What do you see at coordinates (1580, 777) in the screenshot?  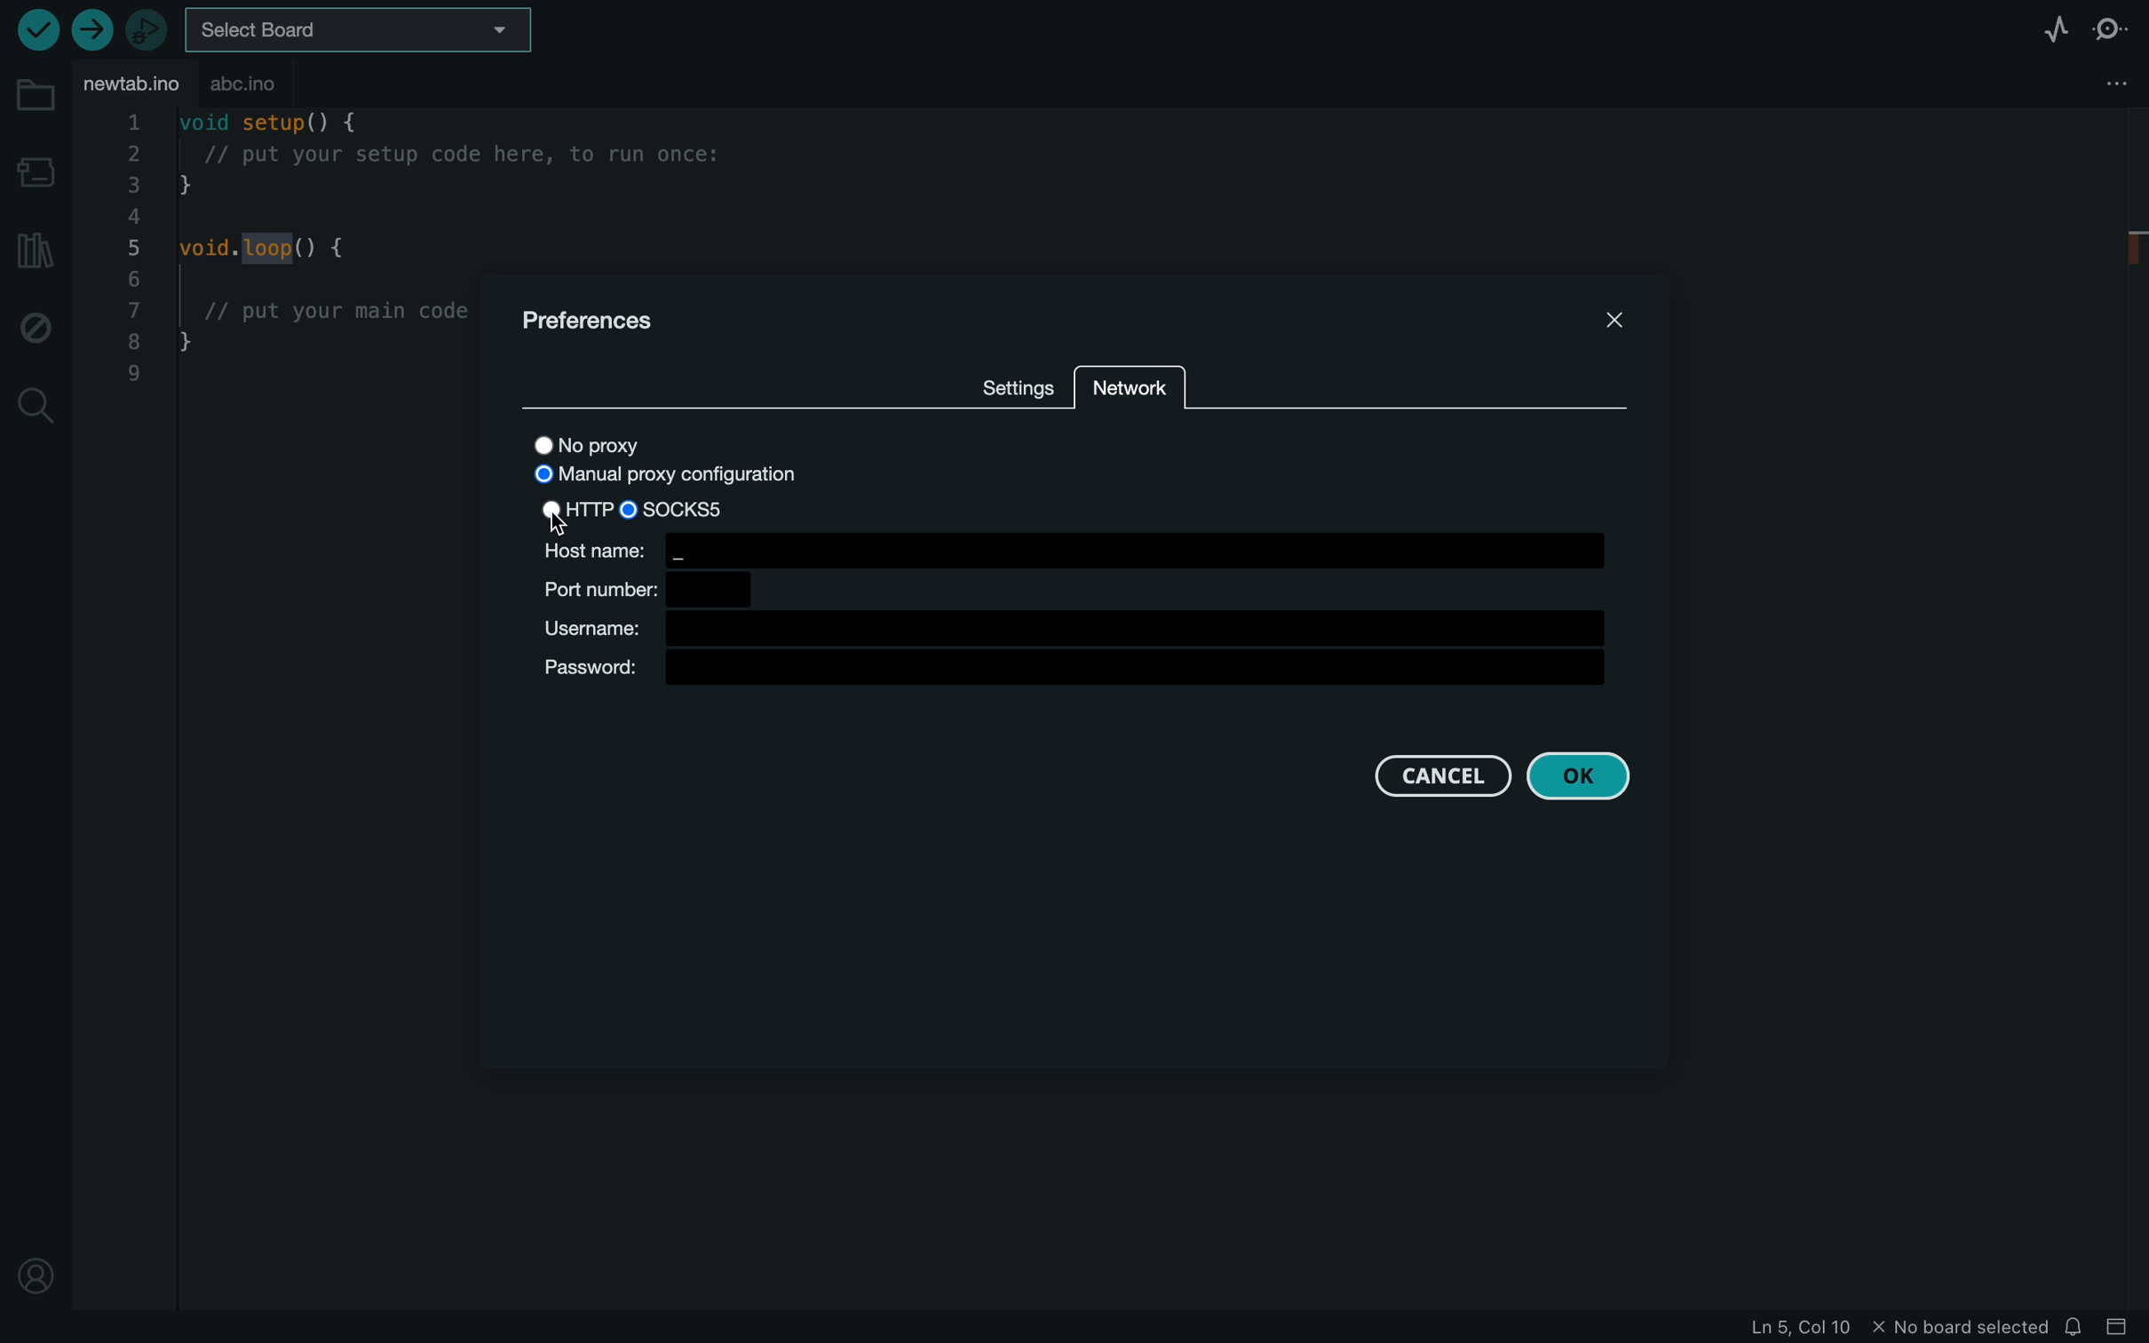 I see `ok` at bounding box center [1580, 777].